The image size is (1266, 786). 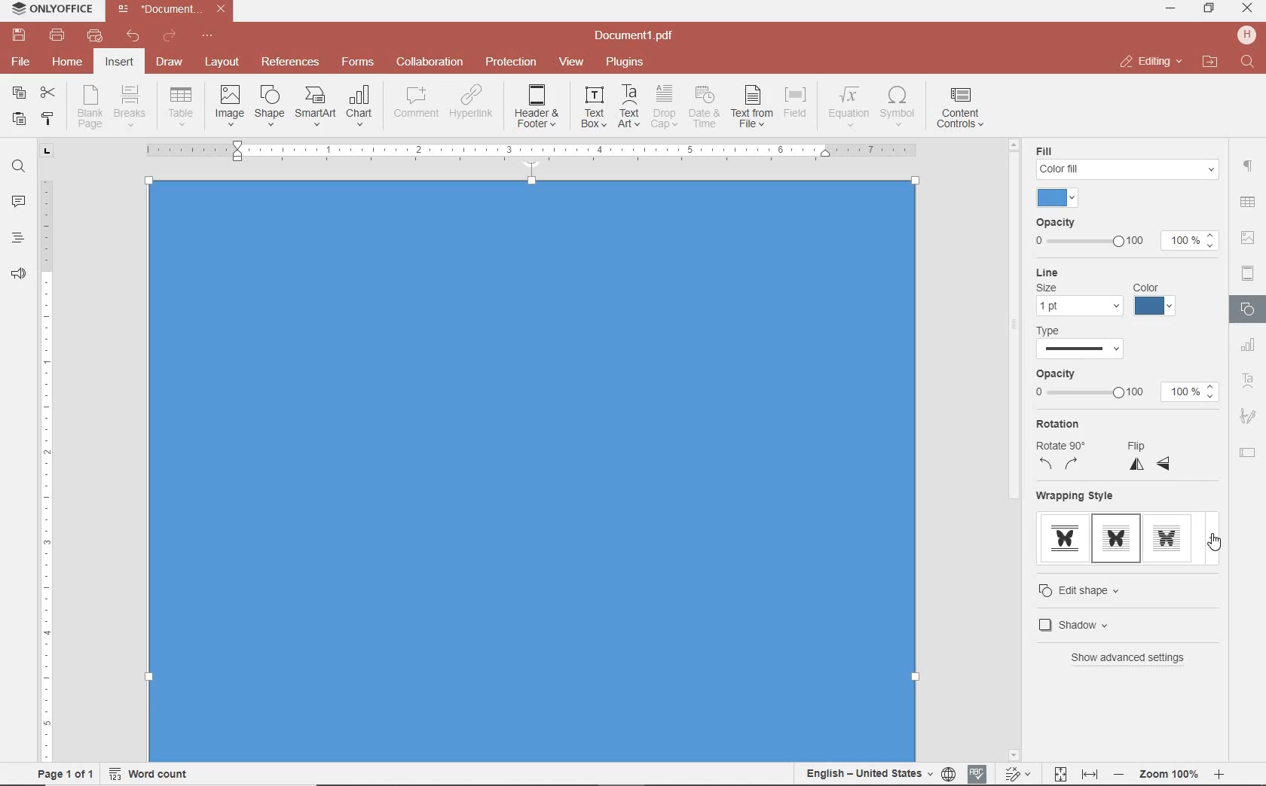 What do you see at coordinates (1109, 291) in the screenshot?
I see `LINE SETTINGS` at bounding box center [1109, 291].